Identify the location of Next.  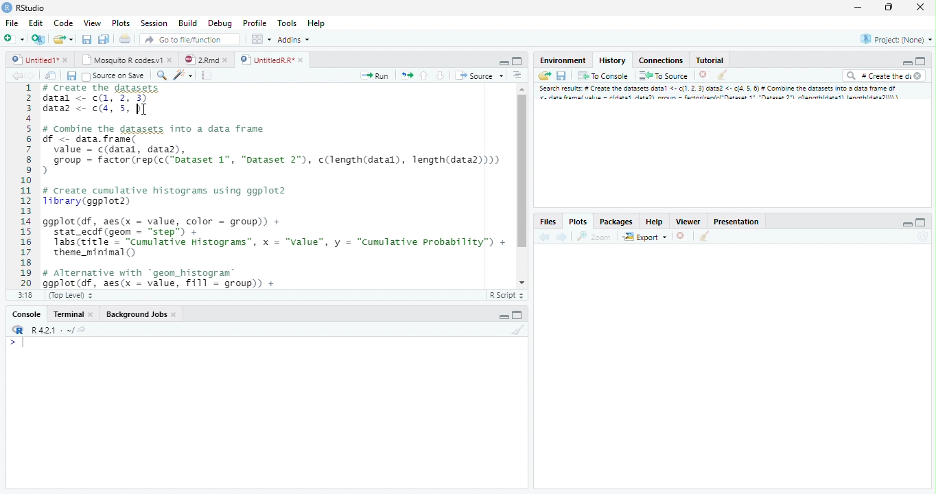
(30, 78).